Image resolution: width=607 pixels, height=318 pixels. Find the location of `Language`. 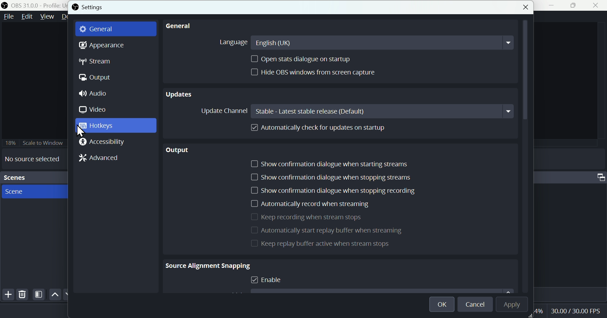

Language is located at coordinates (233, 41).